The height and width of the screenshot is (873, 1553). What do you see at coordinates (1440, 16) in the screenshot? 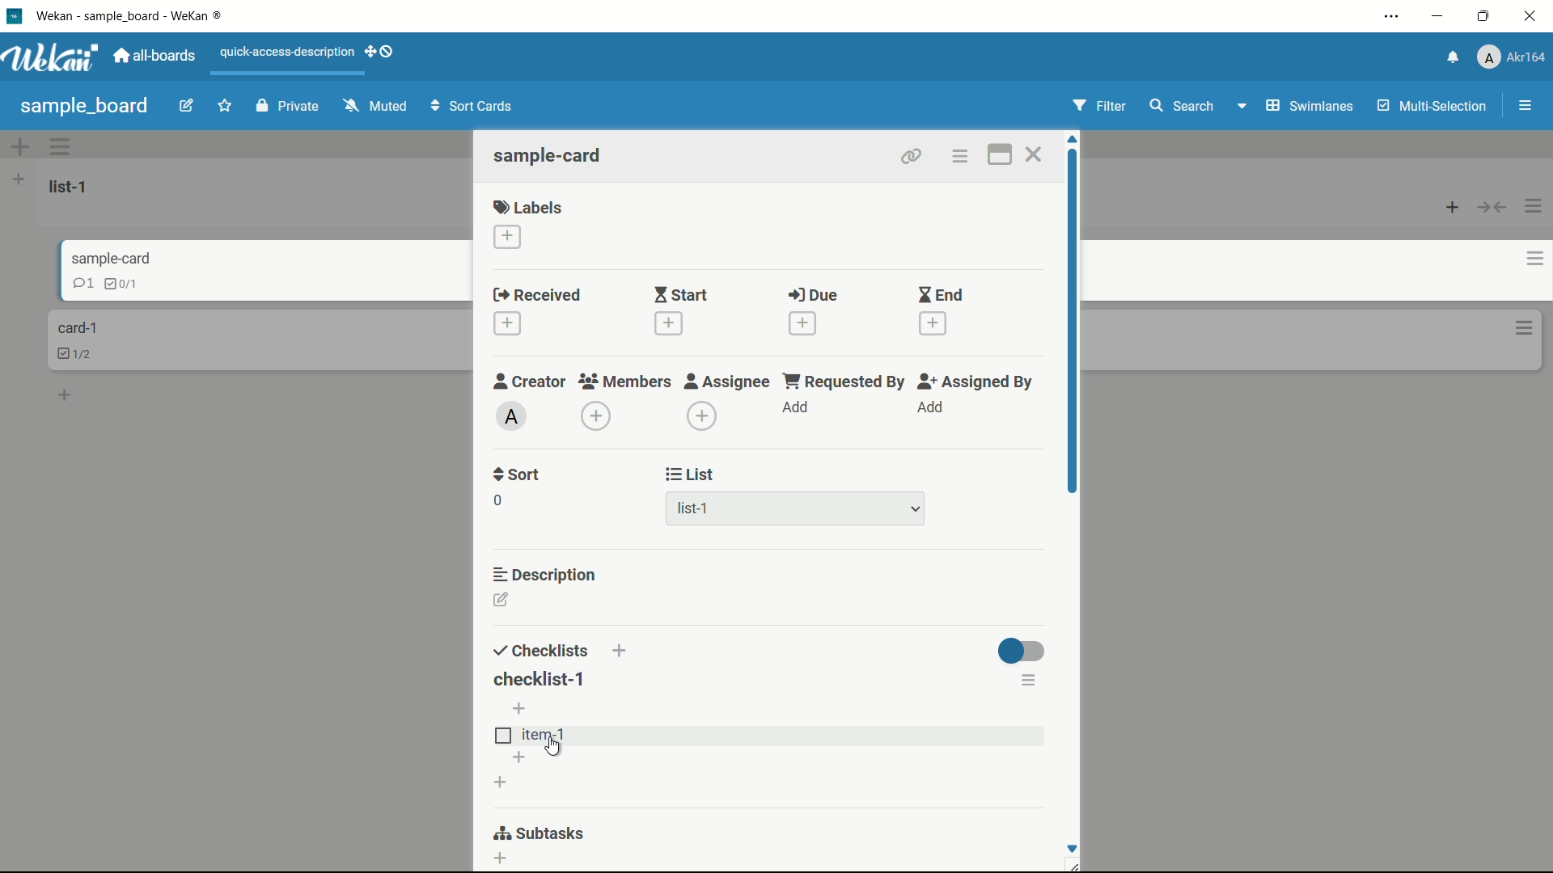
I see `minimize` at bounding box center [1440, 16].